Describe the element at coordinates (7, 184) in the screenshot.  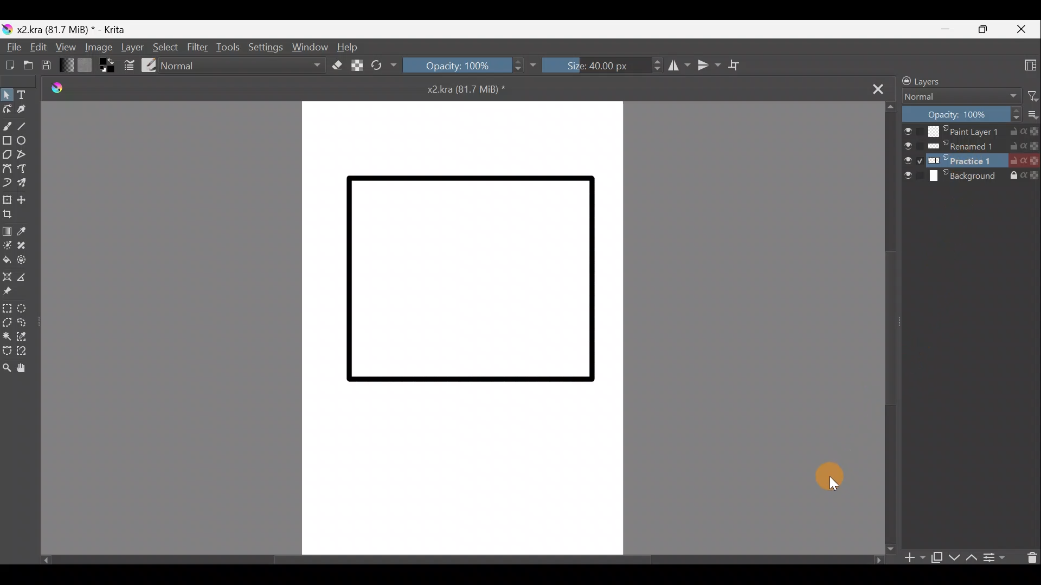
I see `Dynamic brush tool` at that location.